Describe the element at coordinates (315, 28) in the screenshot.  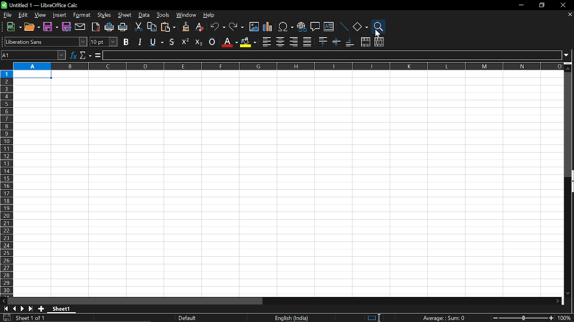
I see `comment` at that location.